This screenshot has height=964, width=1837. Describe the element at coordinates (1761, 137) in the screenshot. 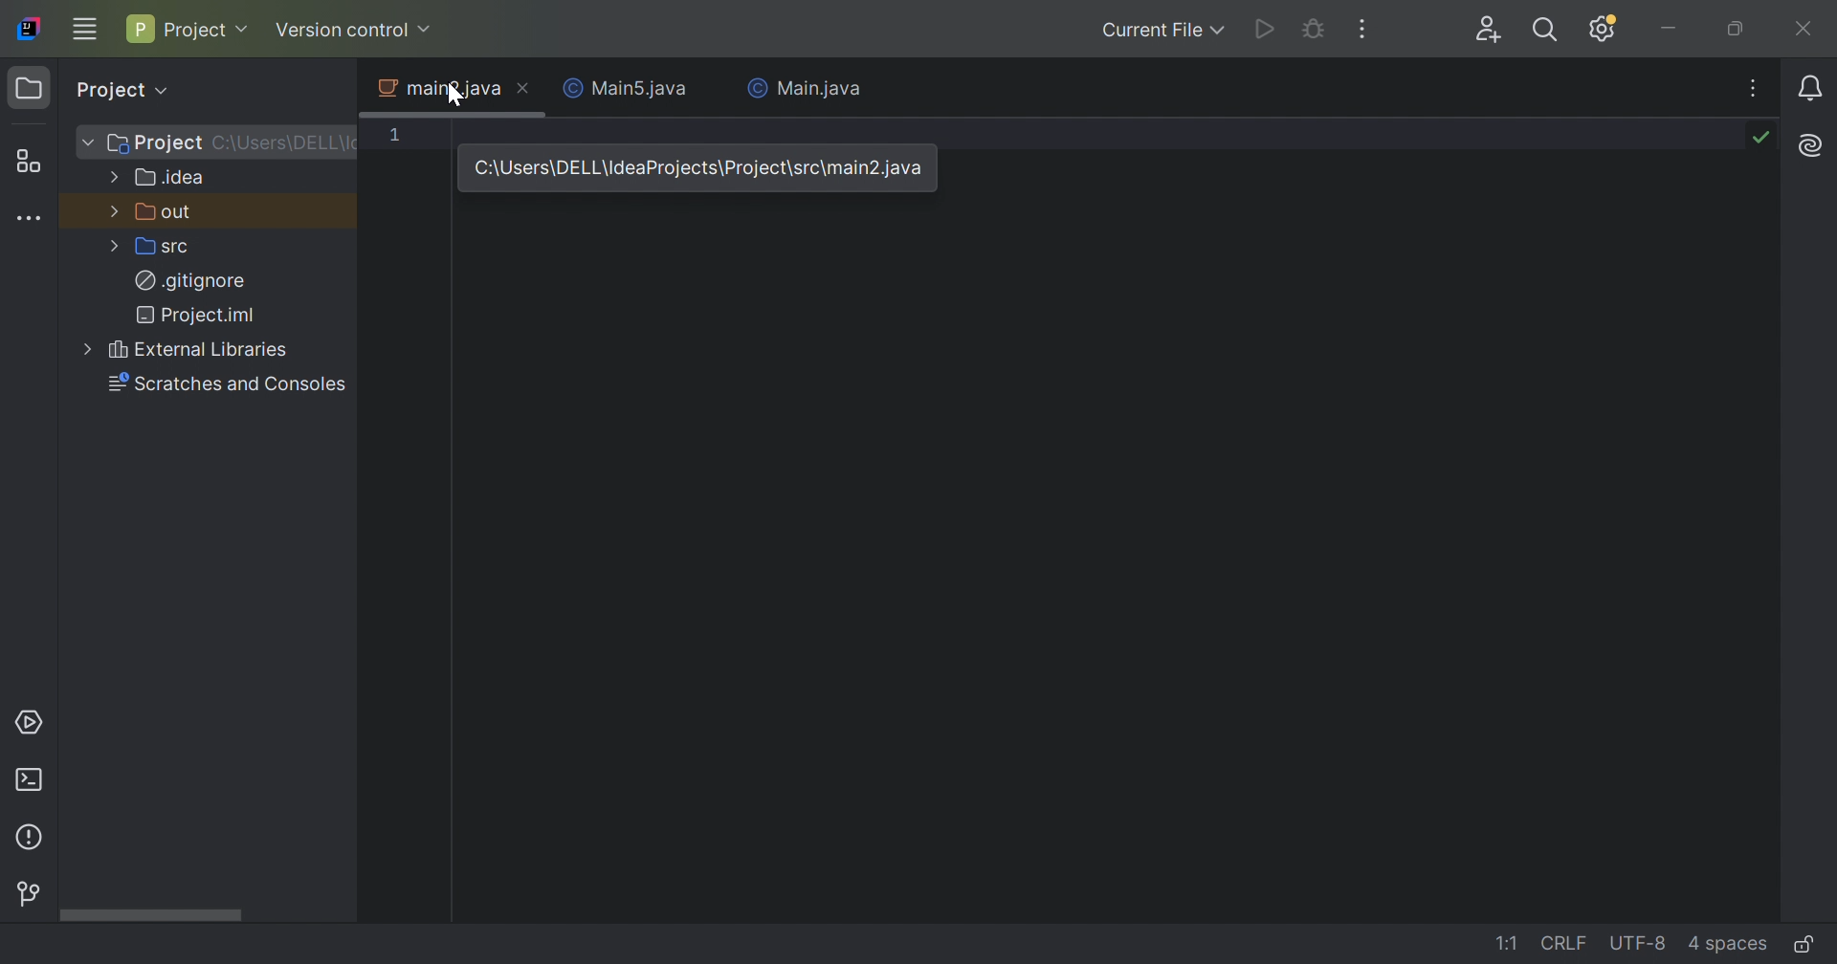

I see `No problems found` at that location.